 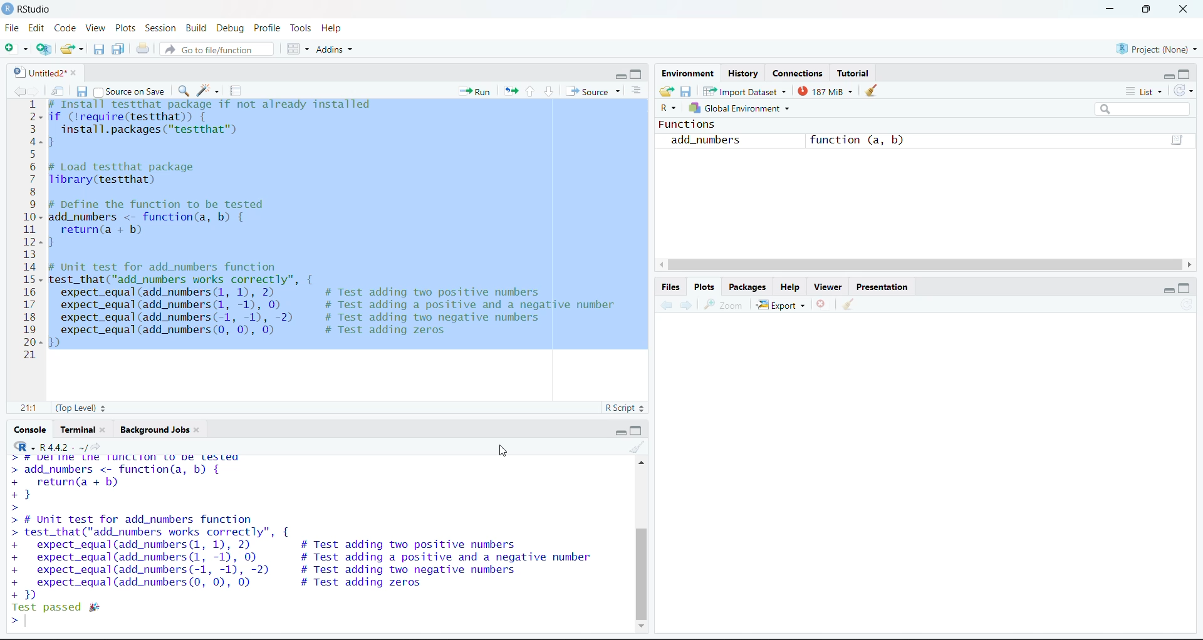 What do you see at coordinates (302, 26) in the screenshot?
I see `Tools` at bounding box center [302, 26].